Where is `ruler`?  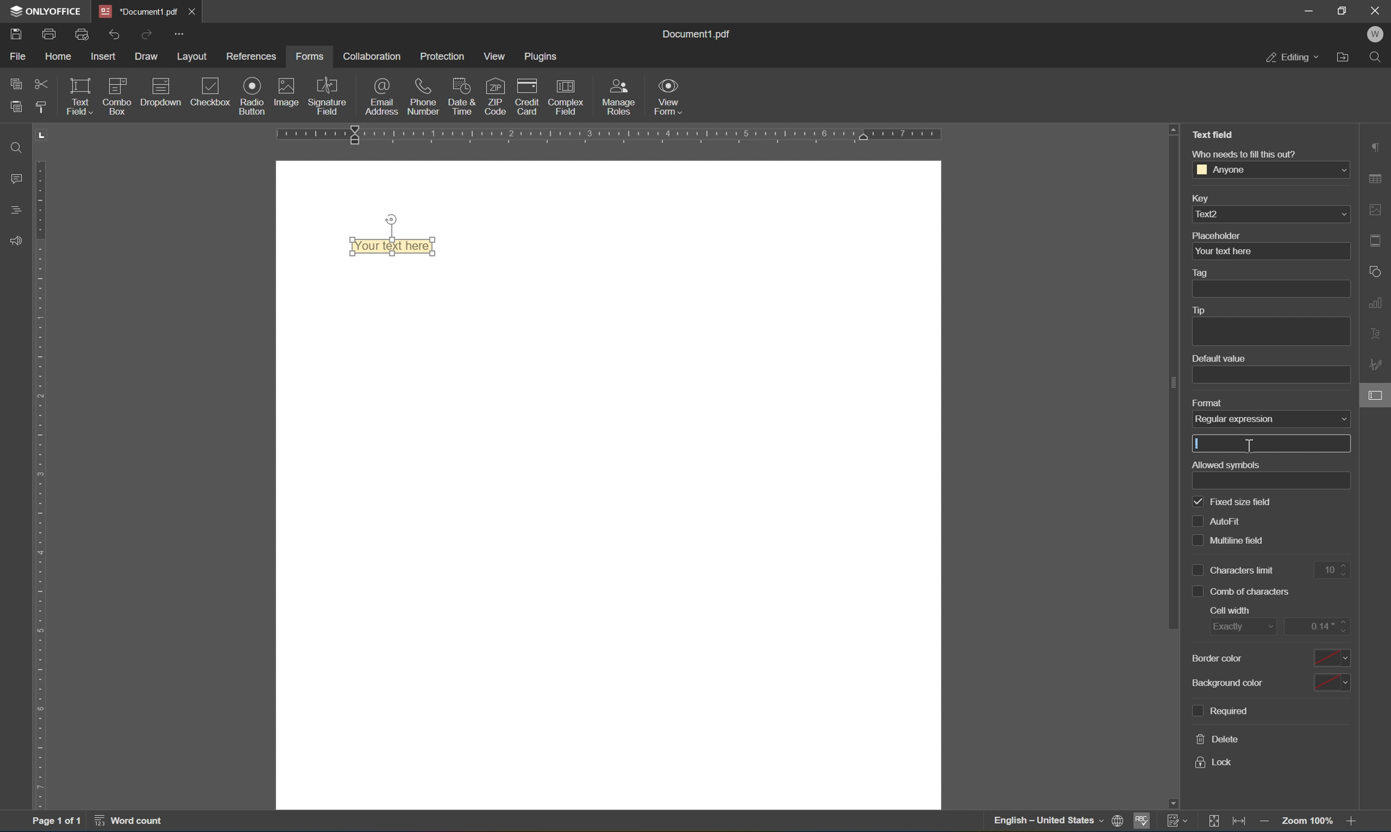 ruler is located at coordinates (36, 486).